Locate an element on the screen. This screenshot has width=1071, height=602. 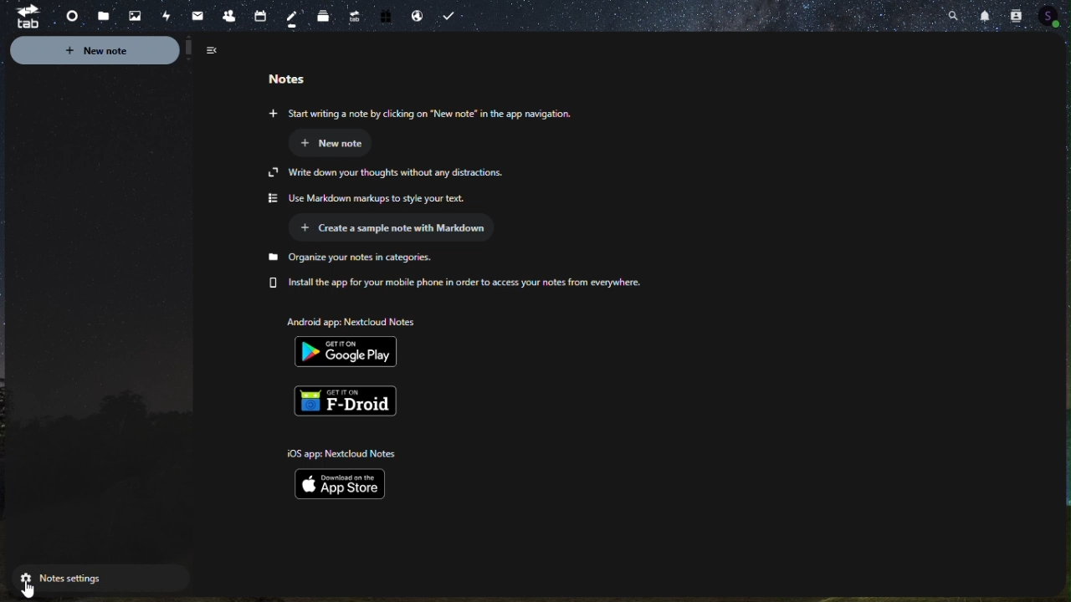
Activity is located at coordinates (169, 15).